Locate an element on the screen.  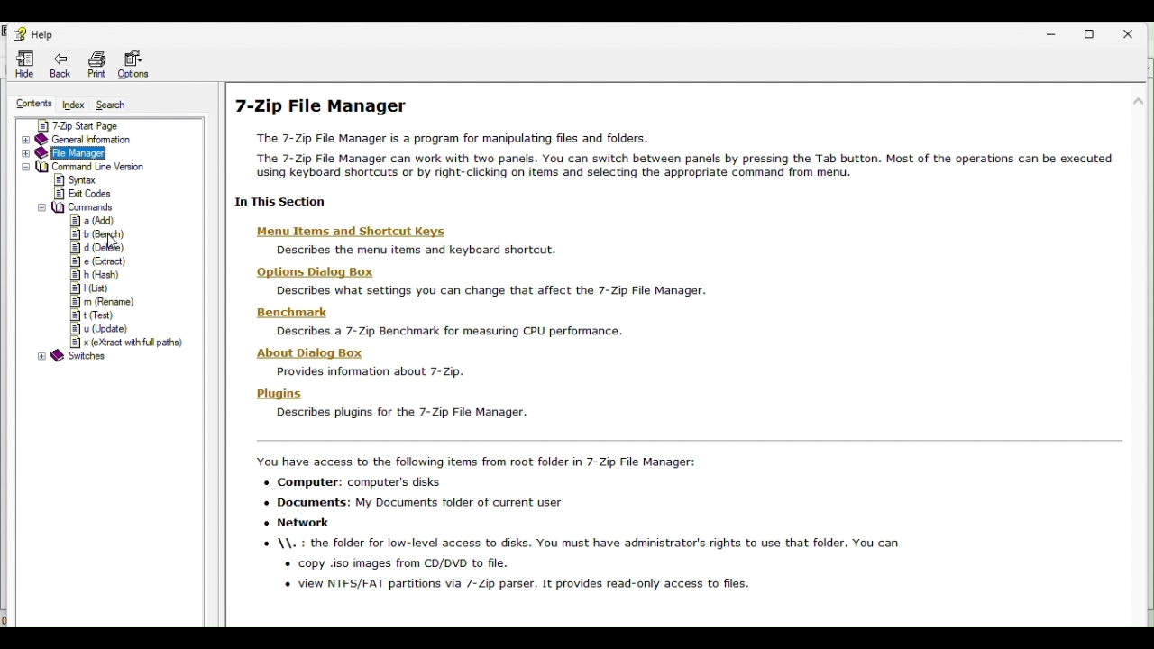
Describes what settings you can change that affect the 7-Zip File Manager. is located at coordinates (484, 291).